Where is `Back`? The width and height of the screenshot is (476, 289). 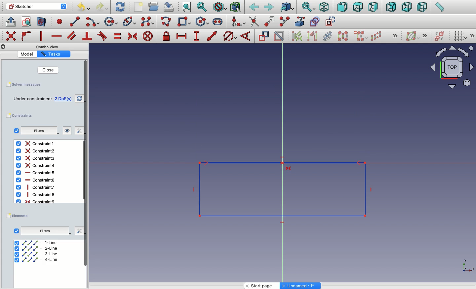
Back is located at coordinates (392, 7).